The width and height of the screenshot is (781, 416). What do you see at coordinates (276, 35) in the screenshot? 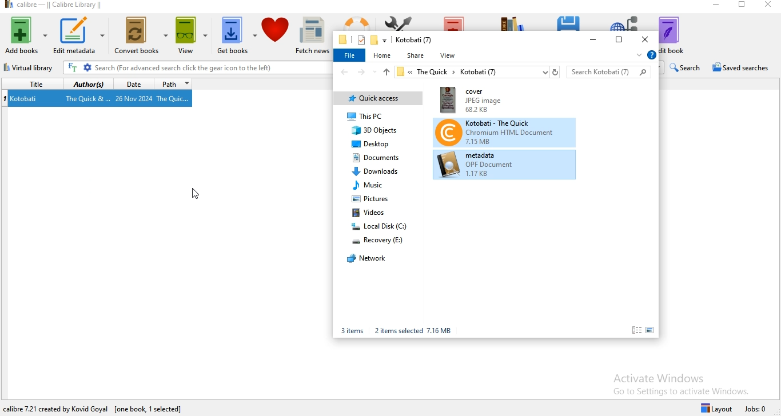
I see `donate to calibre` at bounding box center [276, 35].